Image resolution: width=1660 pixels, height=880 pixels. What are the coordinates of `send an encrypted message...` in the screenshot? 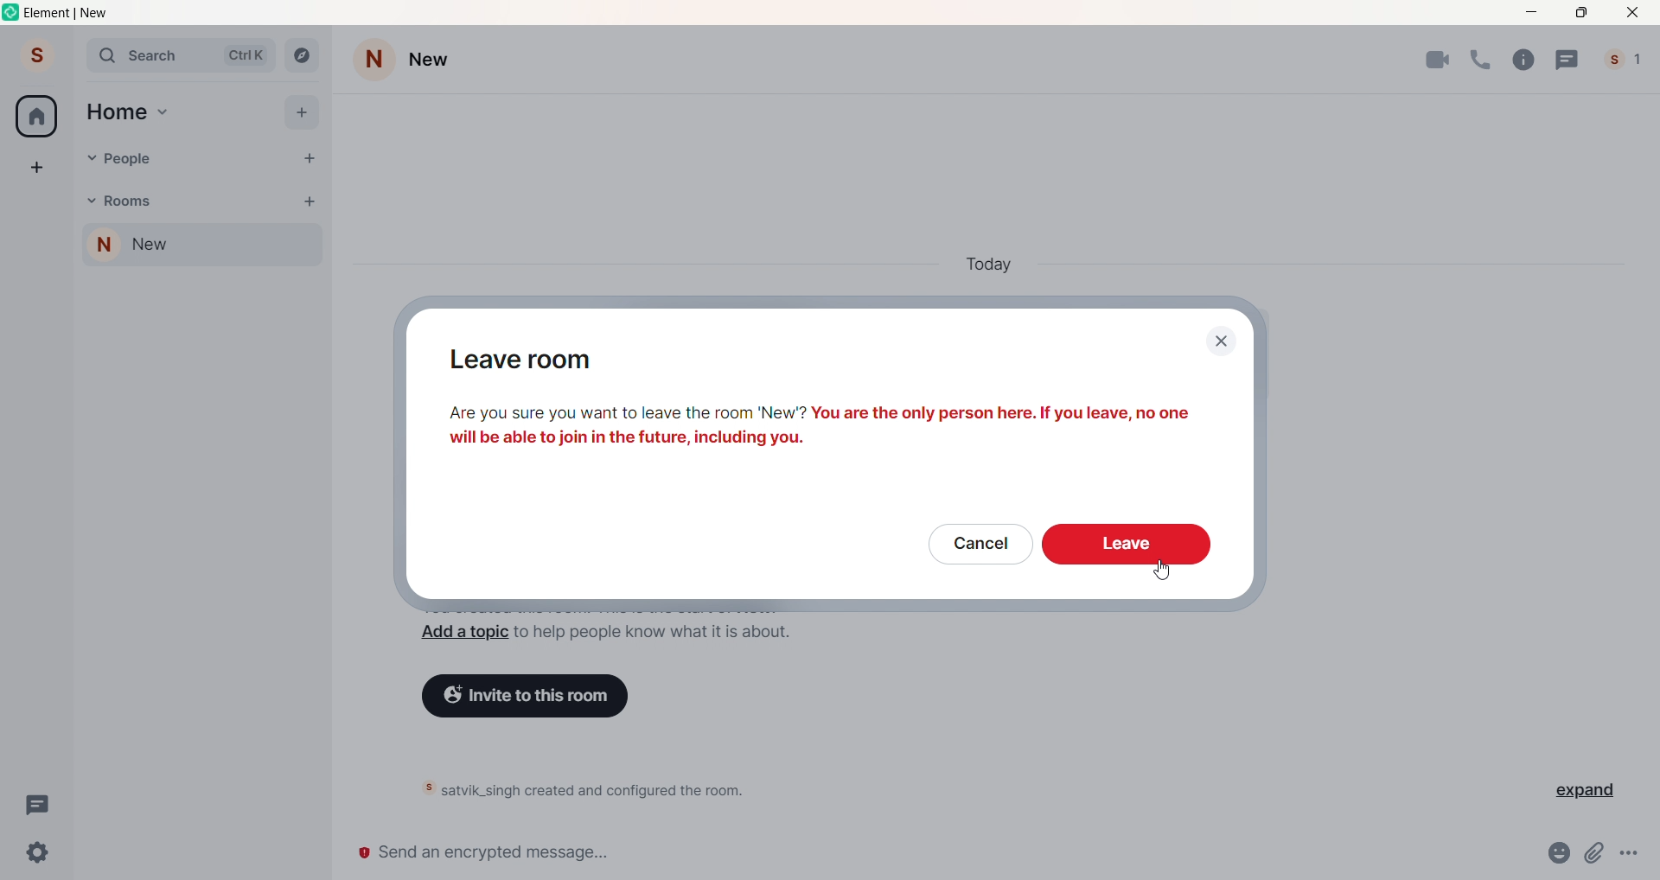 It's located at (935, 855).